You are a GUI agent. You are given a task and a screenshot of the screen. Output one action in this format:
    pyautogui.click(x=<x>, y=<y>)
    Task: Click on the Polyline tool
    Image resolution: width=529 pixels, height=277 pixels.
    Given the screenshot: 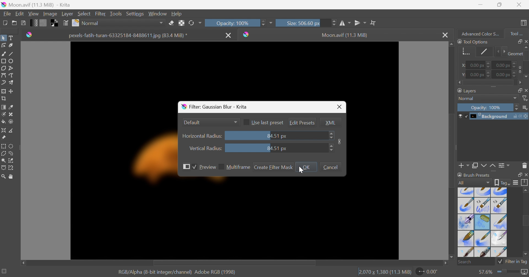 What is the action you would take?
    pyautogui.click(x=12, y=68)
    